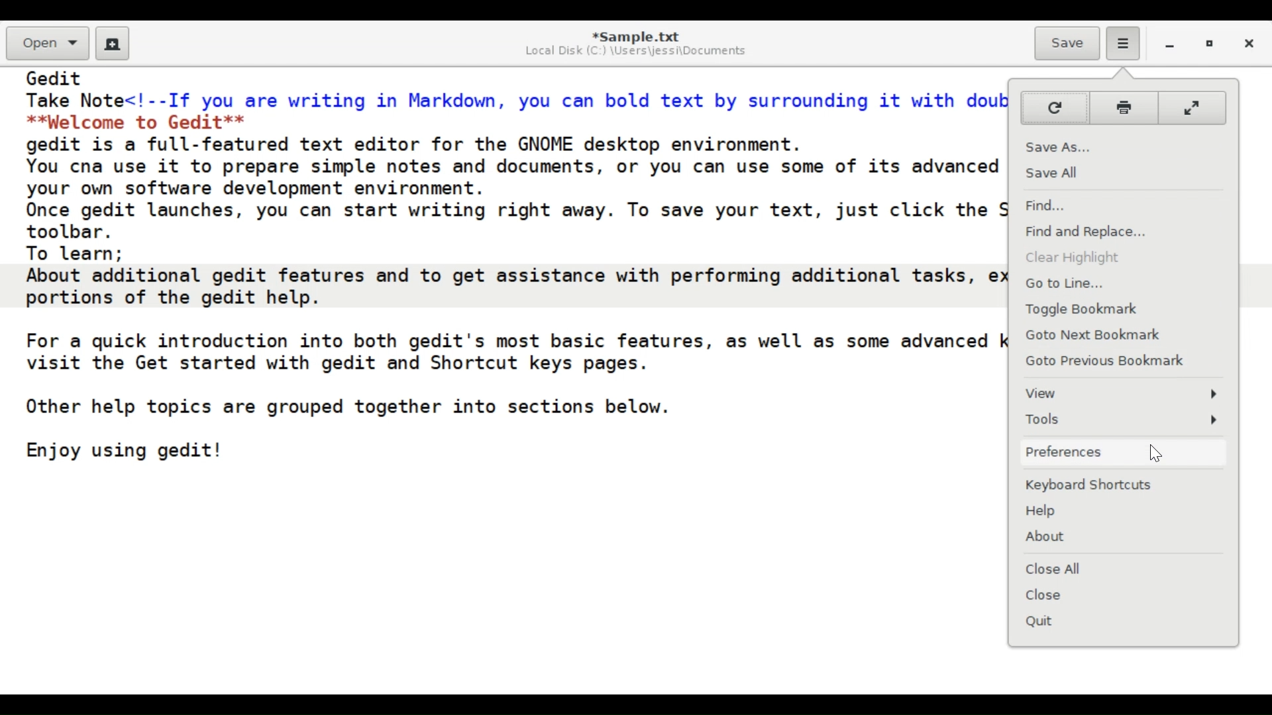 This screenshot has height=715, width=1272. Describe the element at coordinates (1124, 420) in the screenshot. I see `Tools` at that location.